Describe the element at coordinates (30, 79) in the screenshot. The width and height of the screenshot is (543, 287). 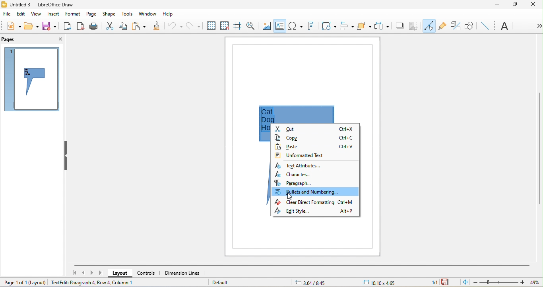
I see `page 1` at that location.